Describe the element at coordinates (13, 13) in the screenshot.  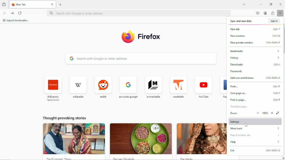
I see `go forward` at that location.